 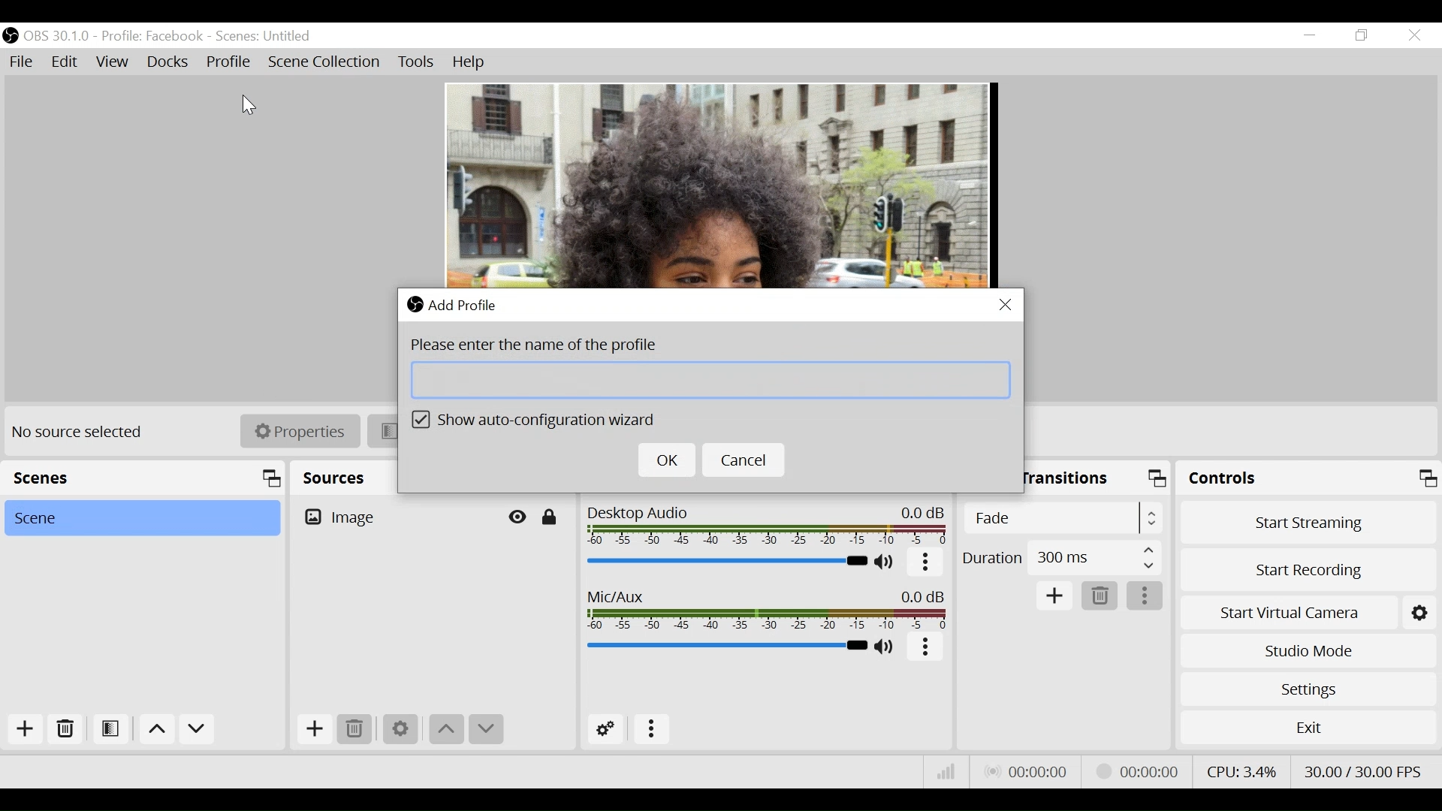 What do you see at coordinates (1359, 35) in the screenshot?
I see `Restore` at bounding box center [1359, 35].